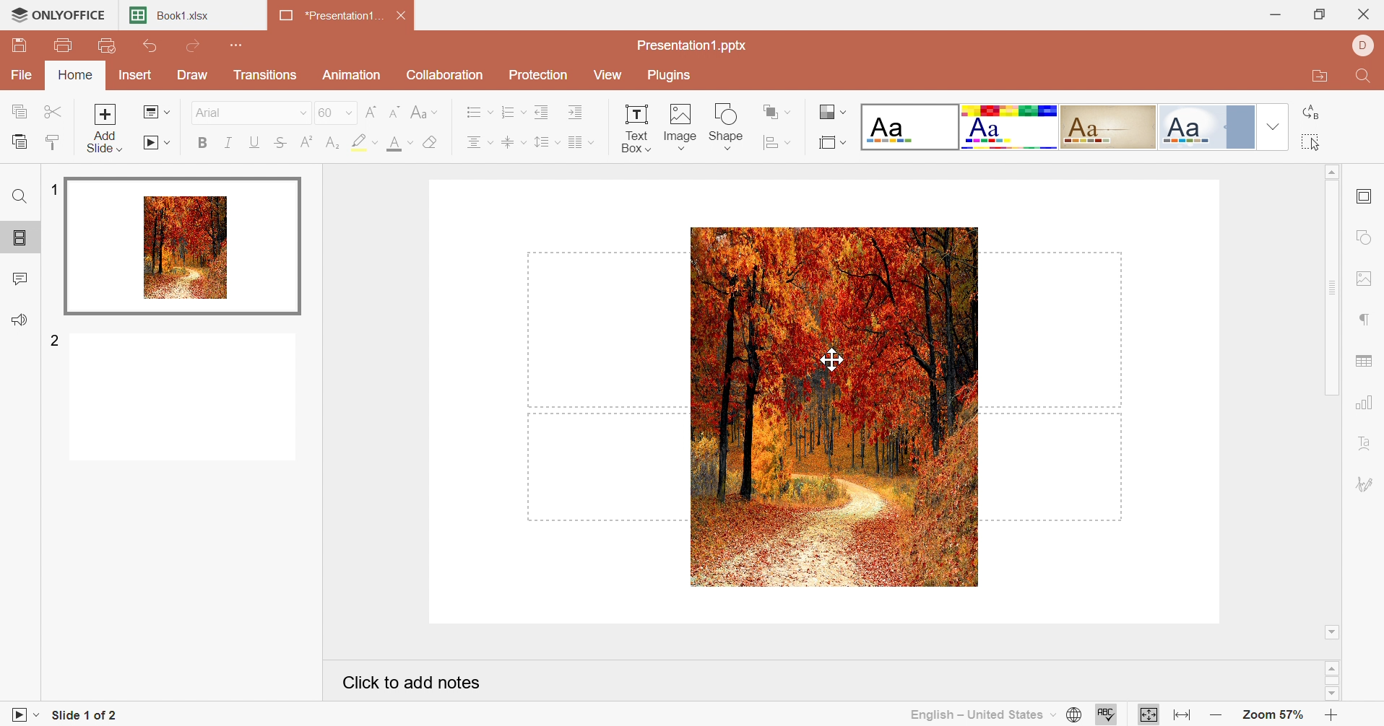  I want to click on *Presentation1..., so click(332, 17).